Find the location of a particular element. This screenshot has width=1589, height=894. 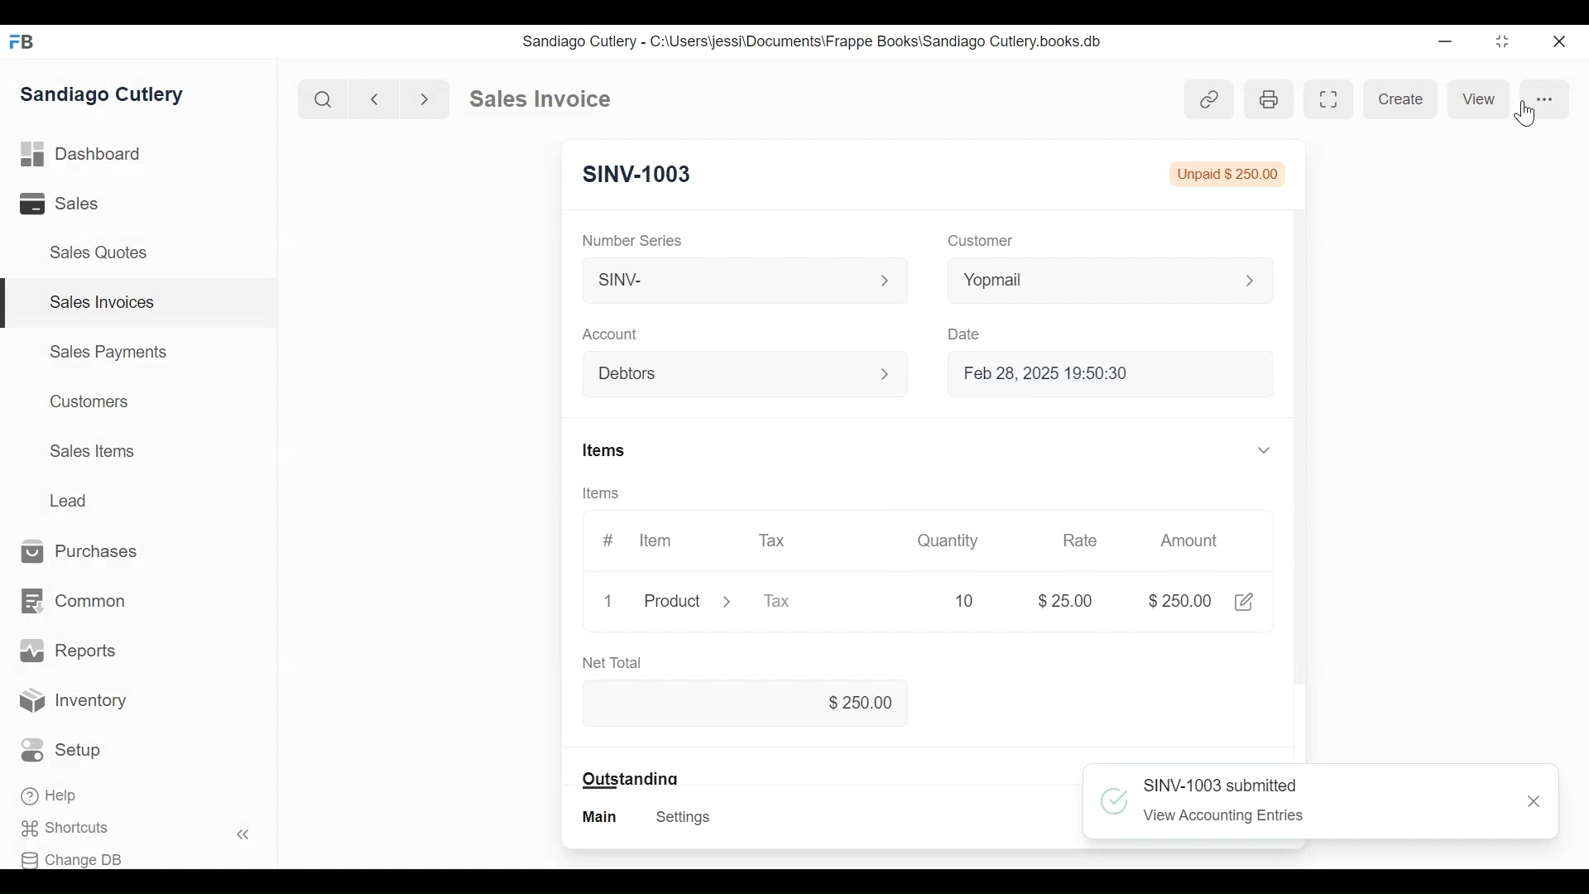

« is located at coordinates (243, 837).